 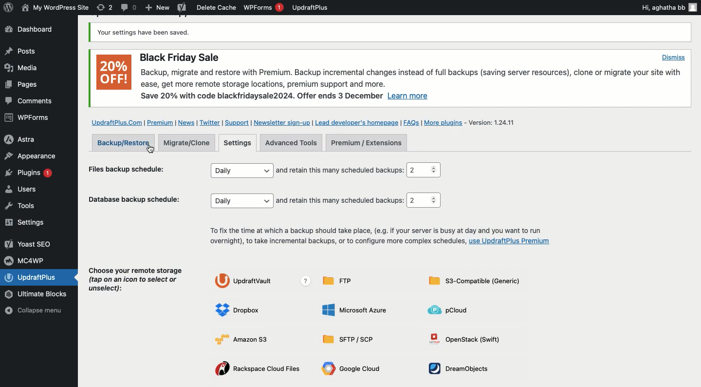 I want to click on Newsletter sign up, so click(x=282, y=122).